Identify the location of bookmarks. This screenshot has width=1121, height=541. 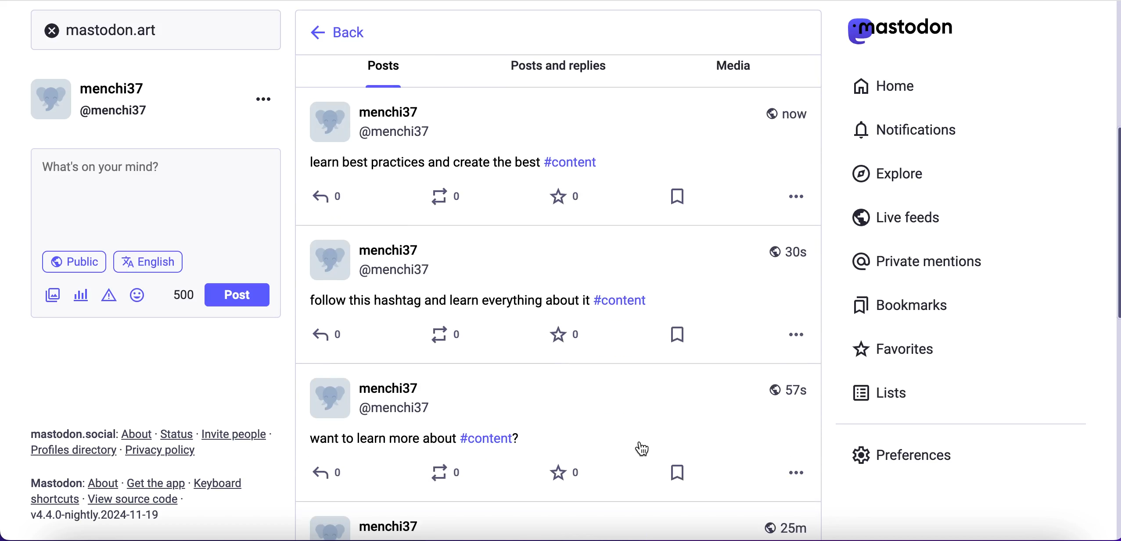
(907, 309).